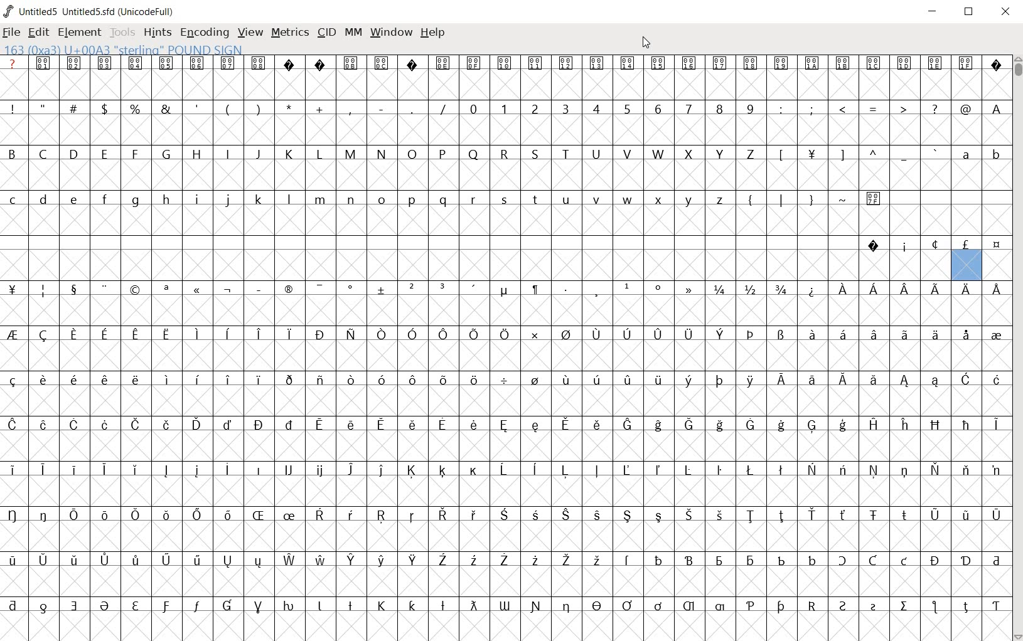  Describe the element at coordinates (44, 335) in the screenshot. I see `Symbol` at that location.